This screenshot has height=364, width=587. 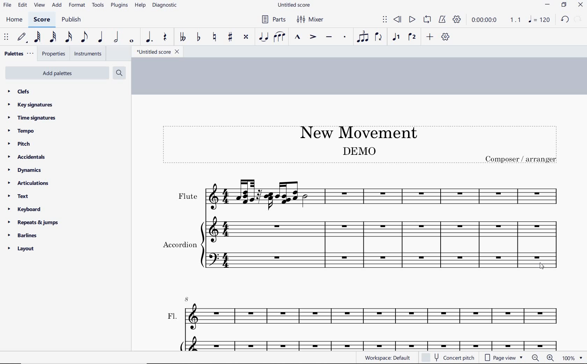 What do you see at coordinates (7, 37) in the screenshot?
I see `select to move` at bounding box center [7, 37].